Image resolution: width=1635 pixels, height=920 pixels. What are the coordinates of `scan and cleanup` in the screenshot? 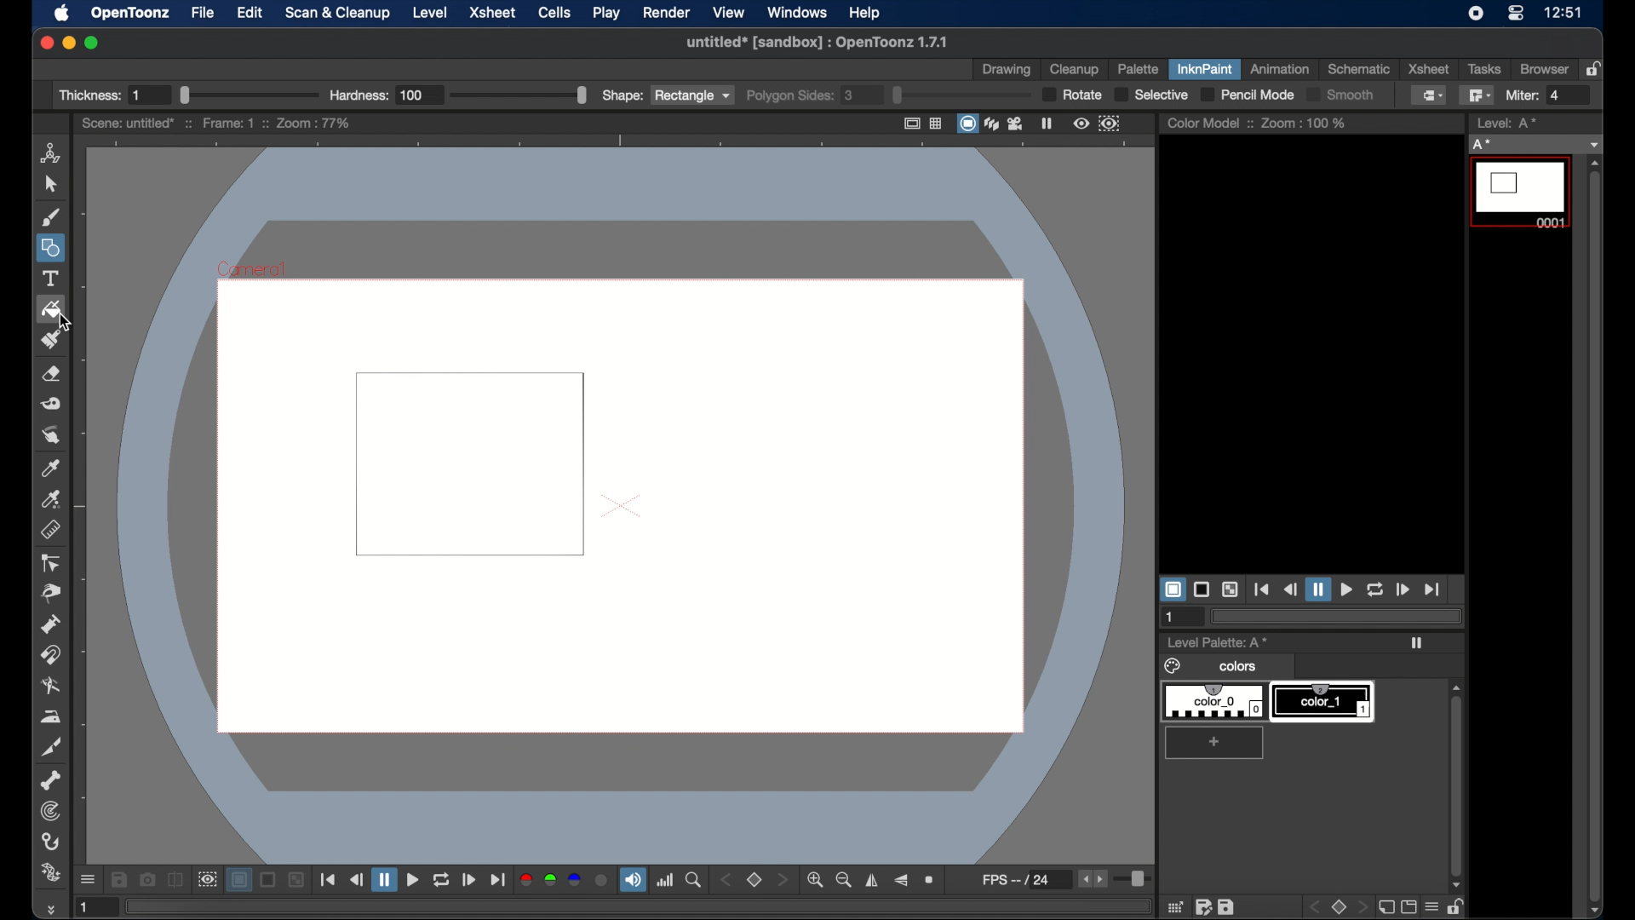 It's located at (339, 13).